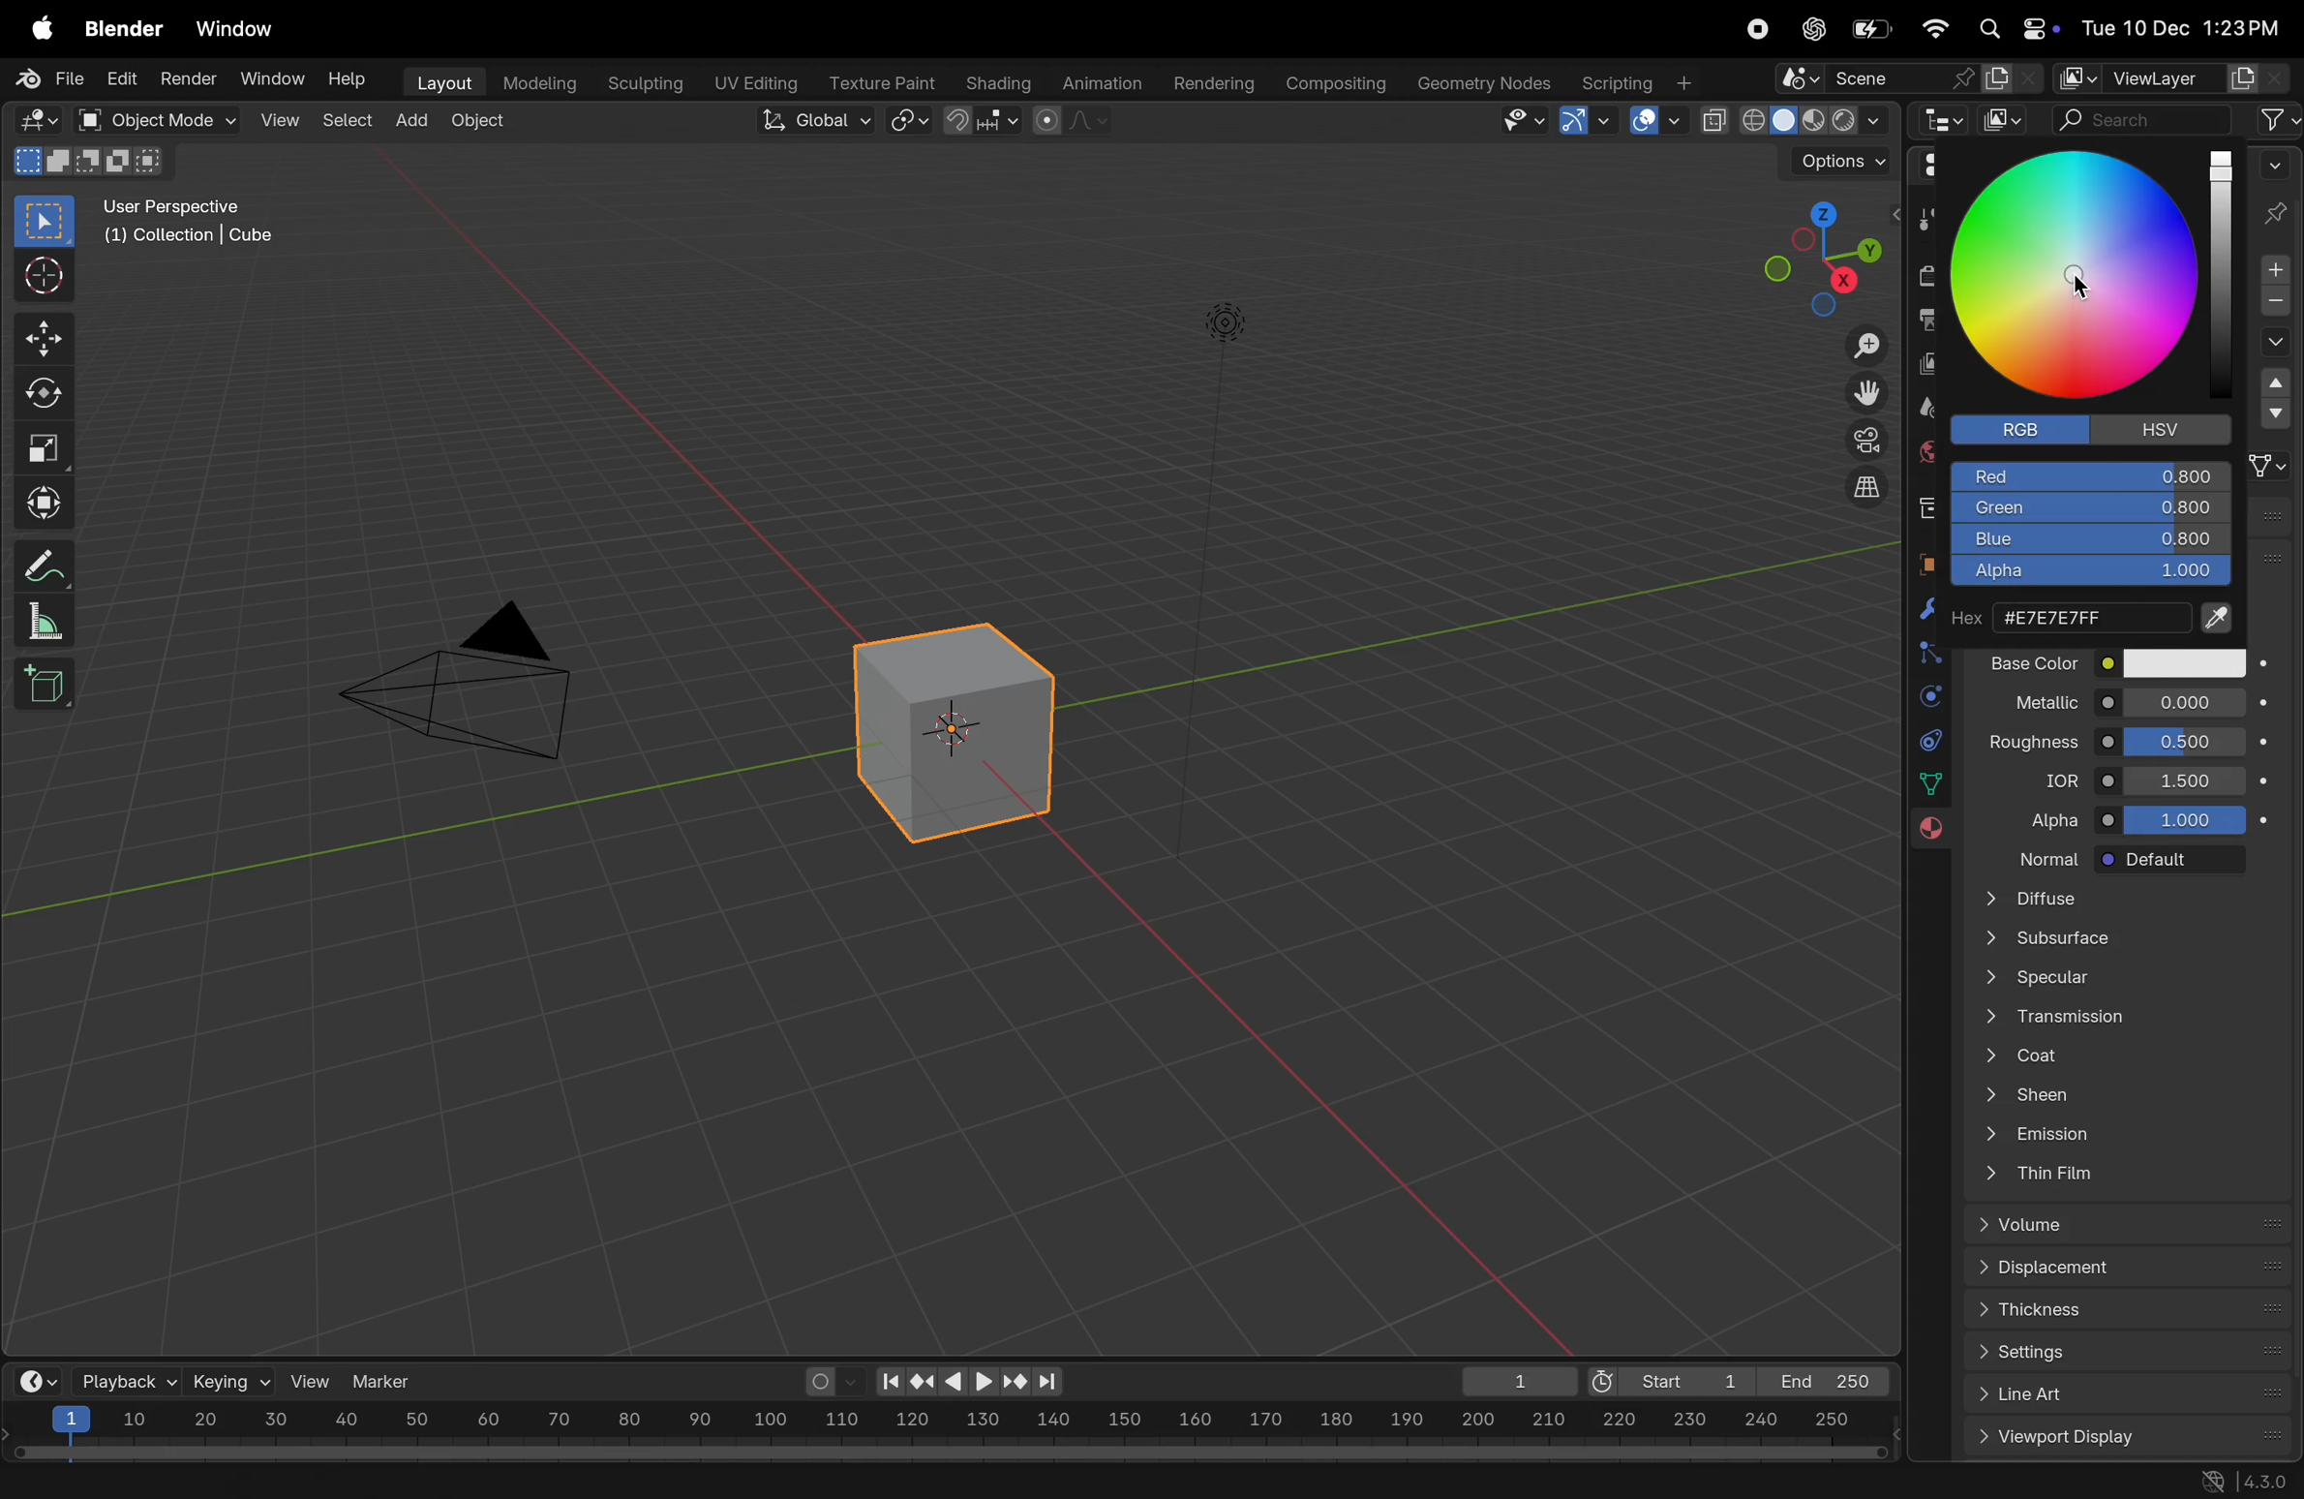  What do you see at coordinates (2278, 192) in the screenshot?
I see `pin` at bounding box center [2278, 192].